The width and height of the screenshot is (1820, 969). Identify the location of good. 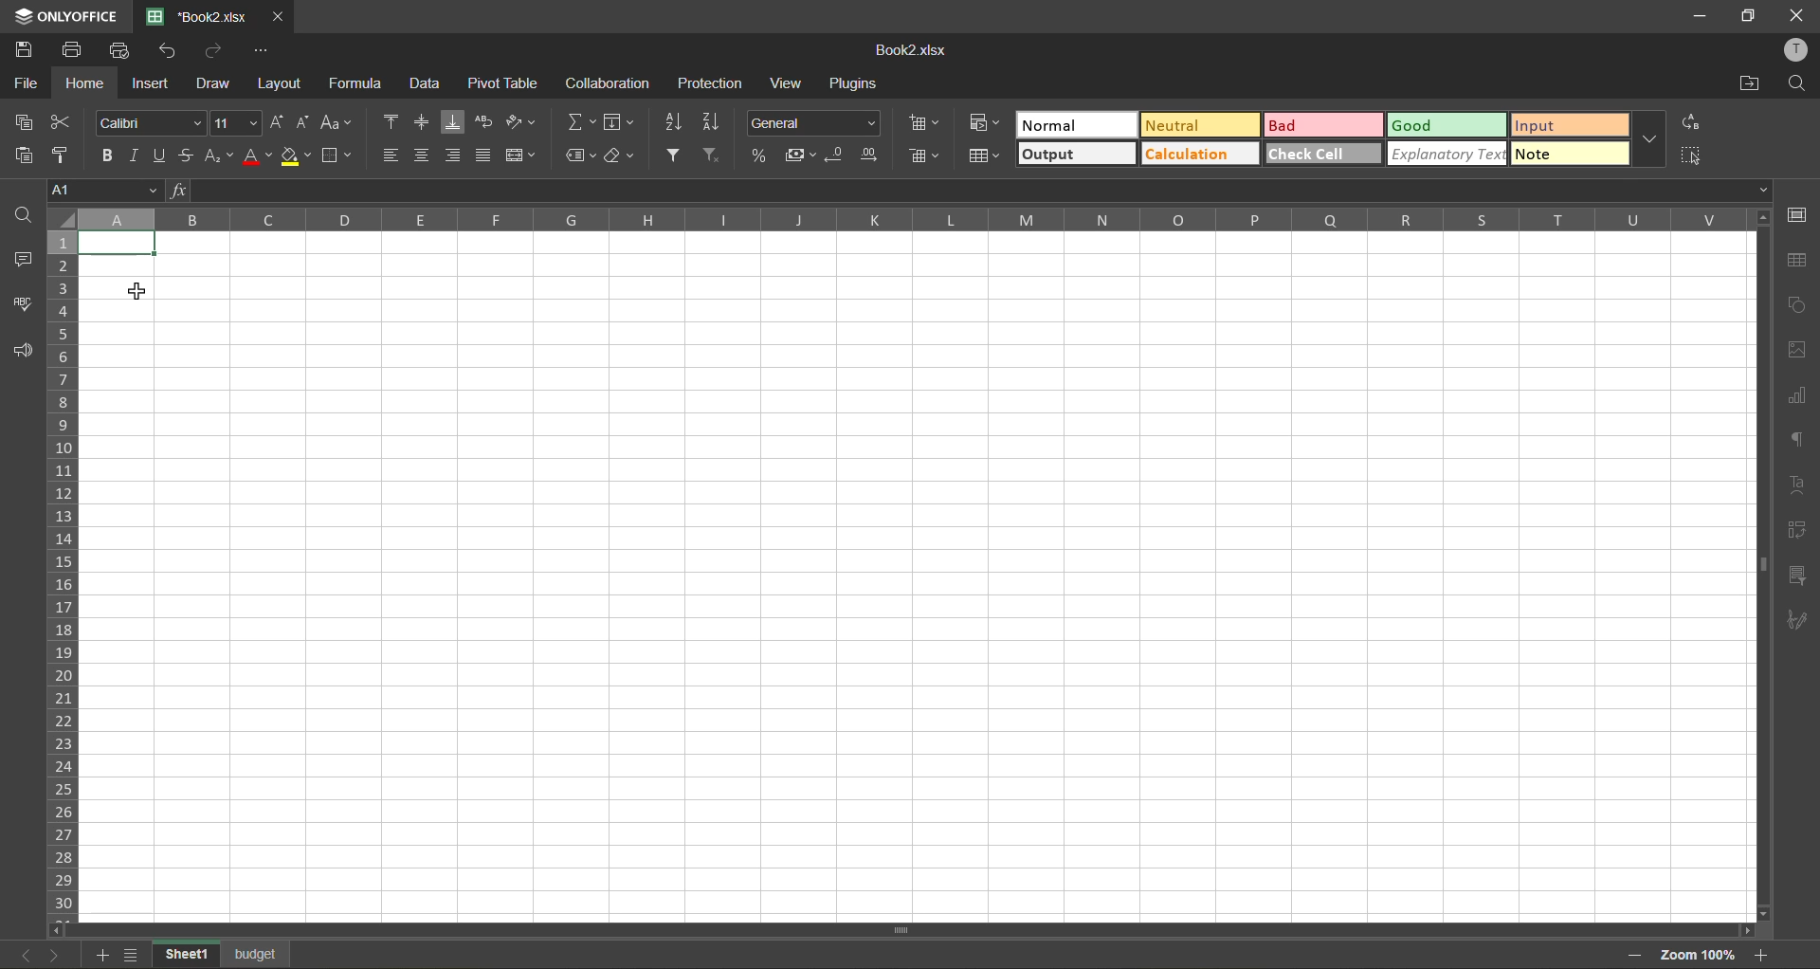
(1444, 124).